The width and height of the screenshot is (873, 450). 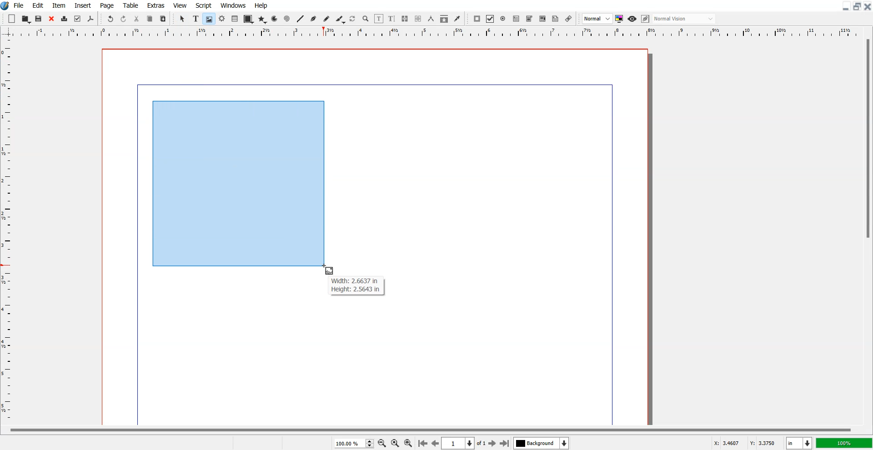 What do you see at coordinates (196, 19) in the screenshot?
I see `Text Frame` at bounding box center [196, 19].